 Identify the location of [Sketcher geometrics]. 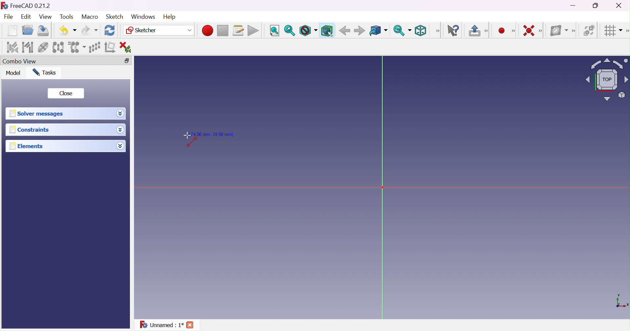
(513, 31).